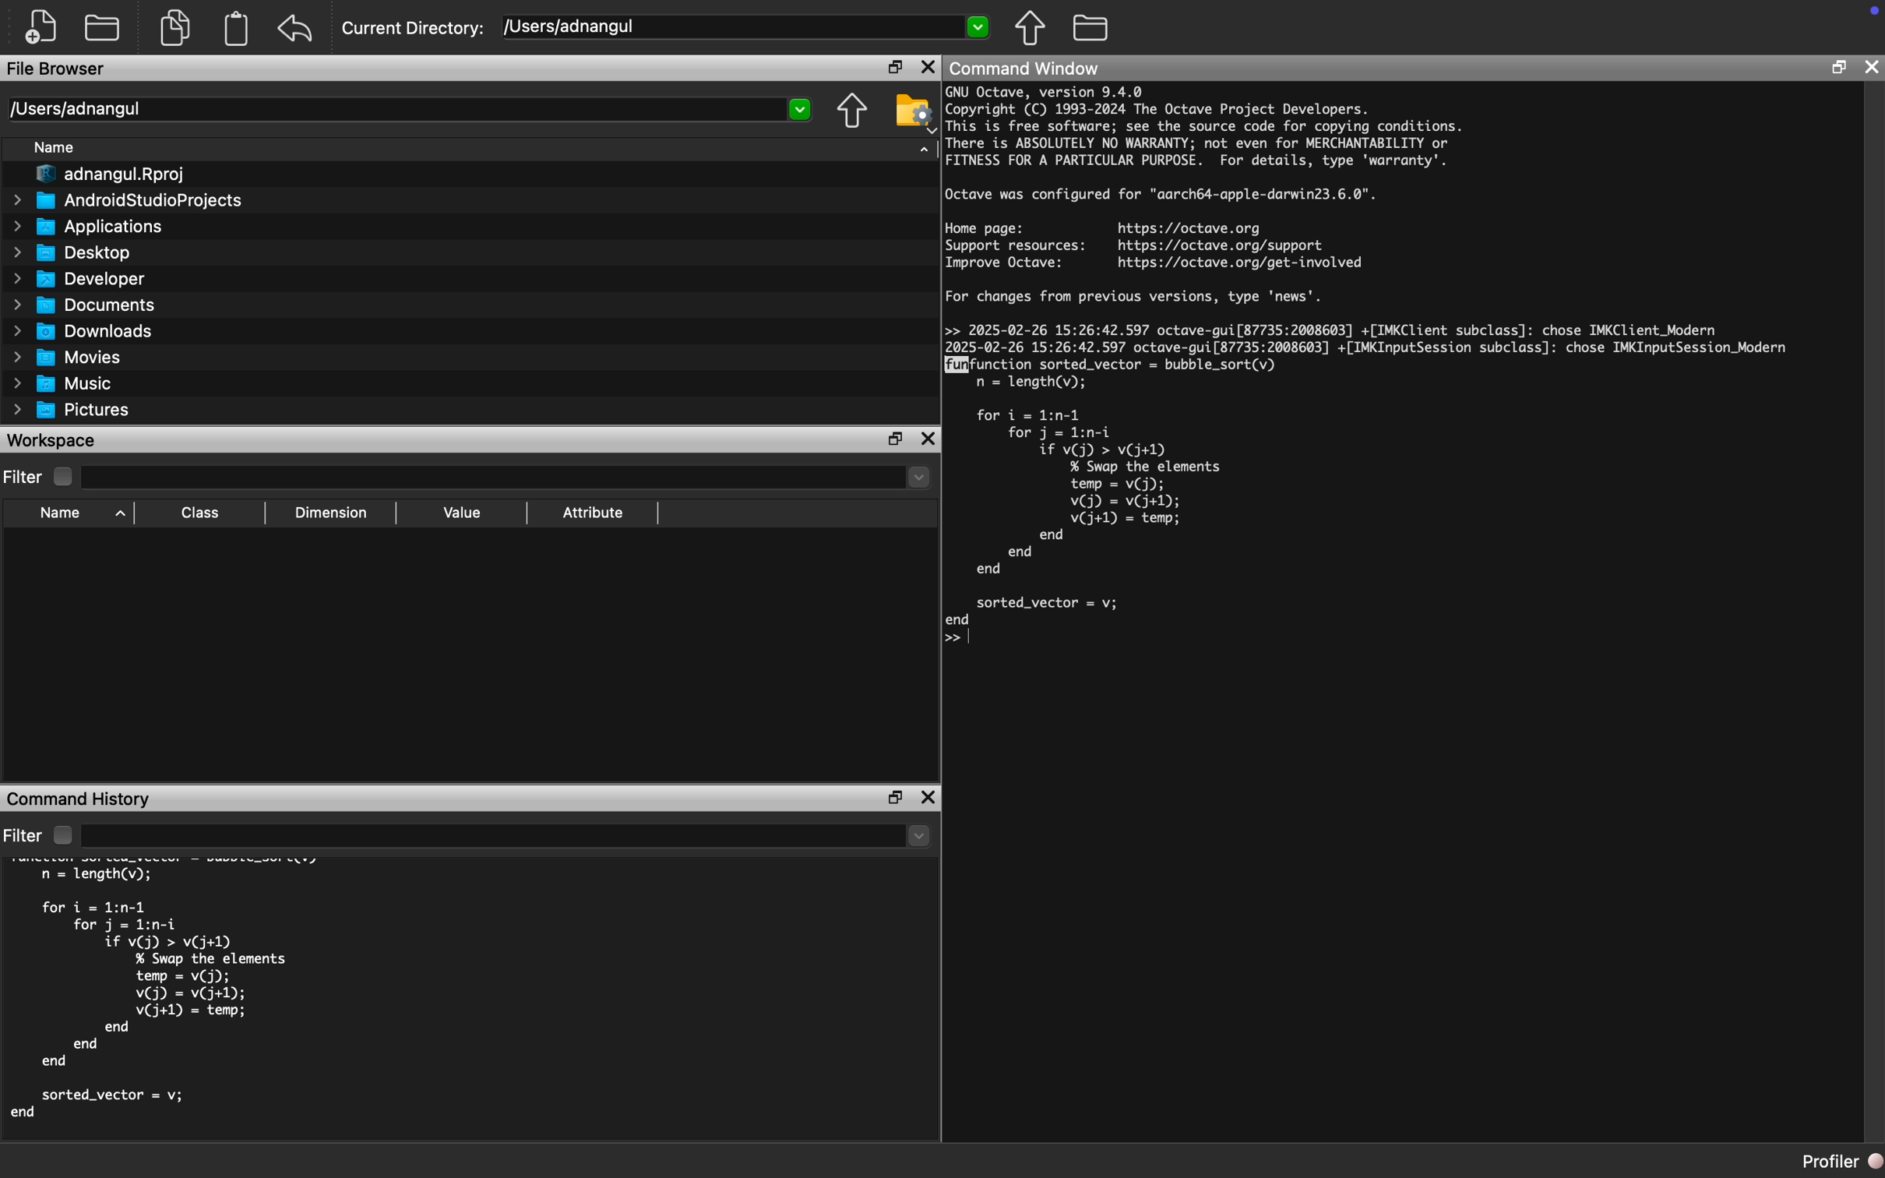 This screenshot has width=1885, height=1178. Describe the element at coordinates (53, 441) in the screenshot. I see `Workspace` at that location.